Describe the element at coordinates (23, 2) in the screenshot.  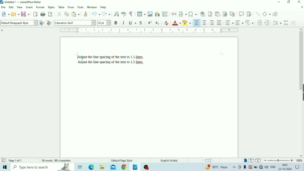
I see `Title` at that location.